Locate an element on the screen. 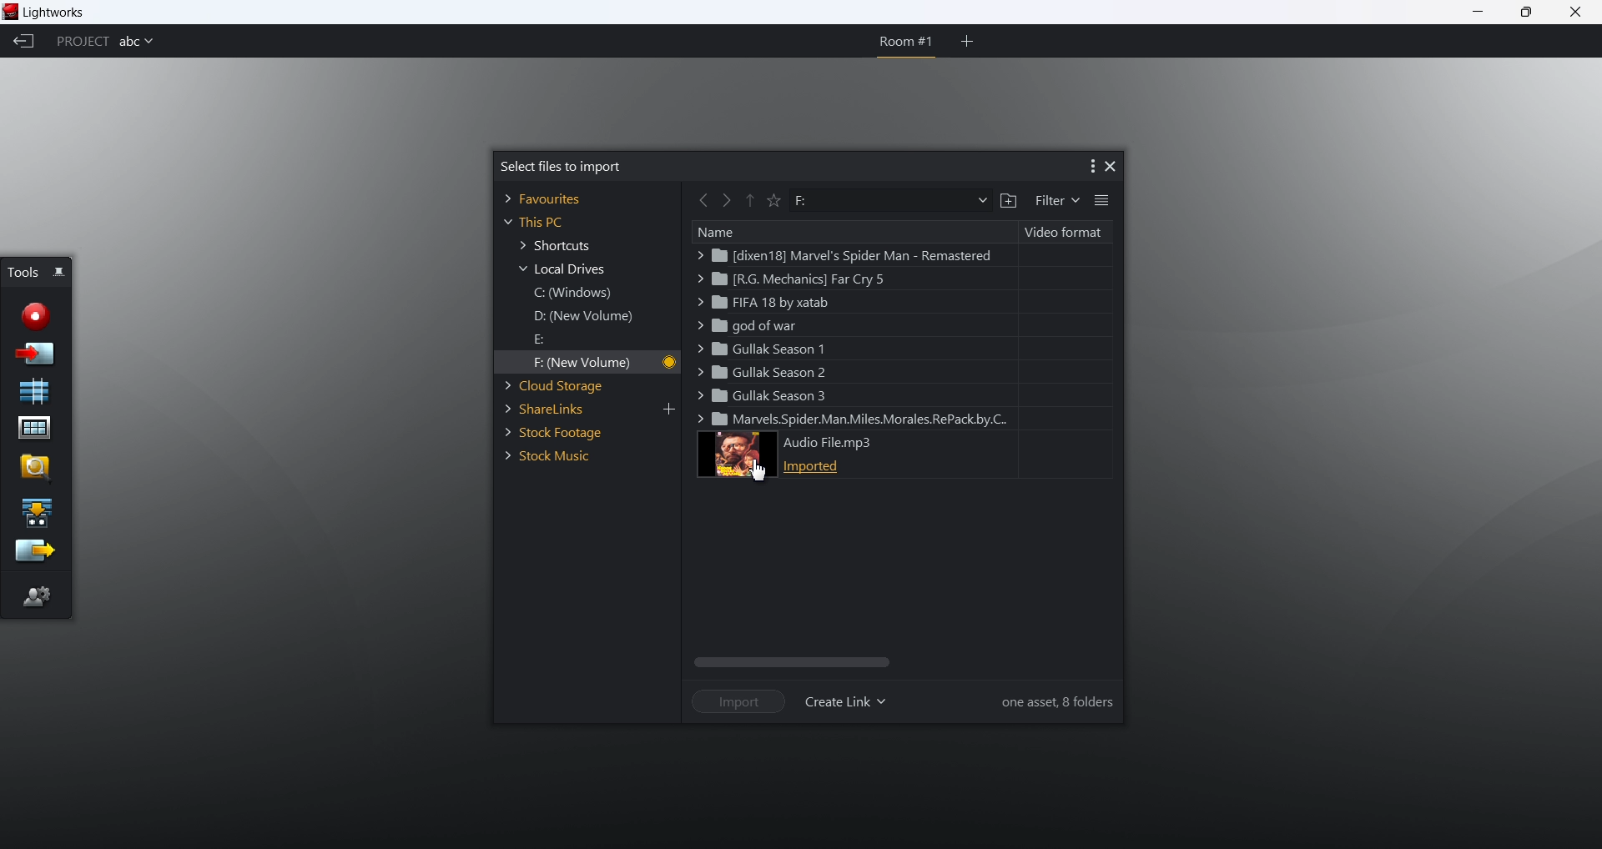 The width and height of the screenshot is (1602, 849). create link is located at coordinates (847, 701).